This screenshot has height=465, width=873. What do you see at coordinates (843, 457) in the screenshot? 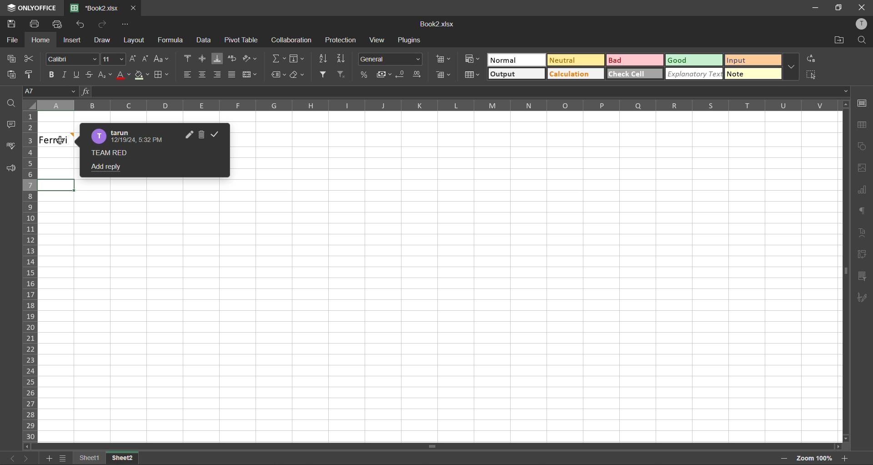
I see `zoom in` at bounding box center [843, 457].